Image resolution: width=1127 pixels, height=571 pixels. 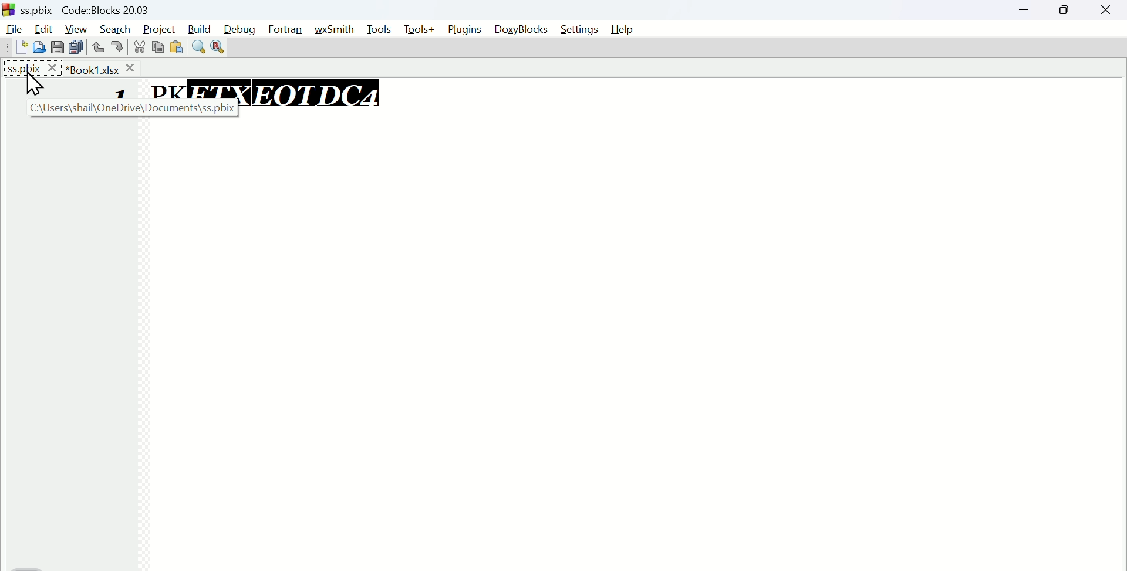 I want to click on Undo, so click(x=99, y=45).